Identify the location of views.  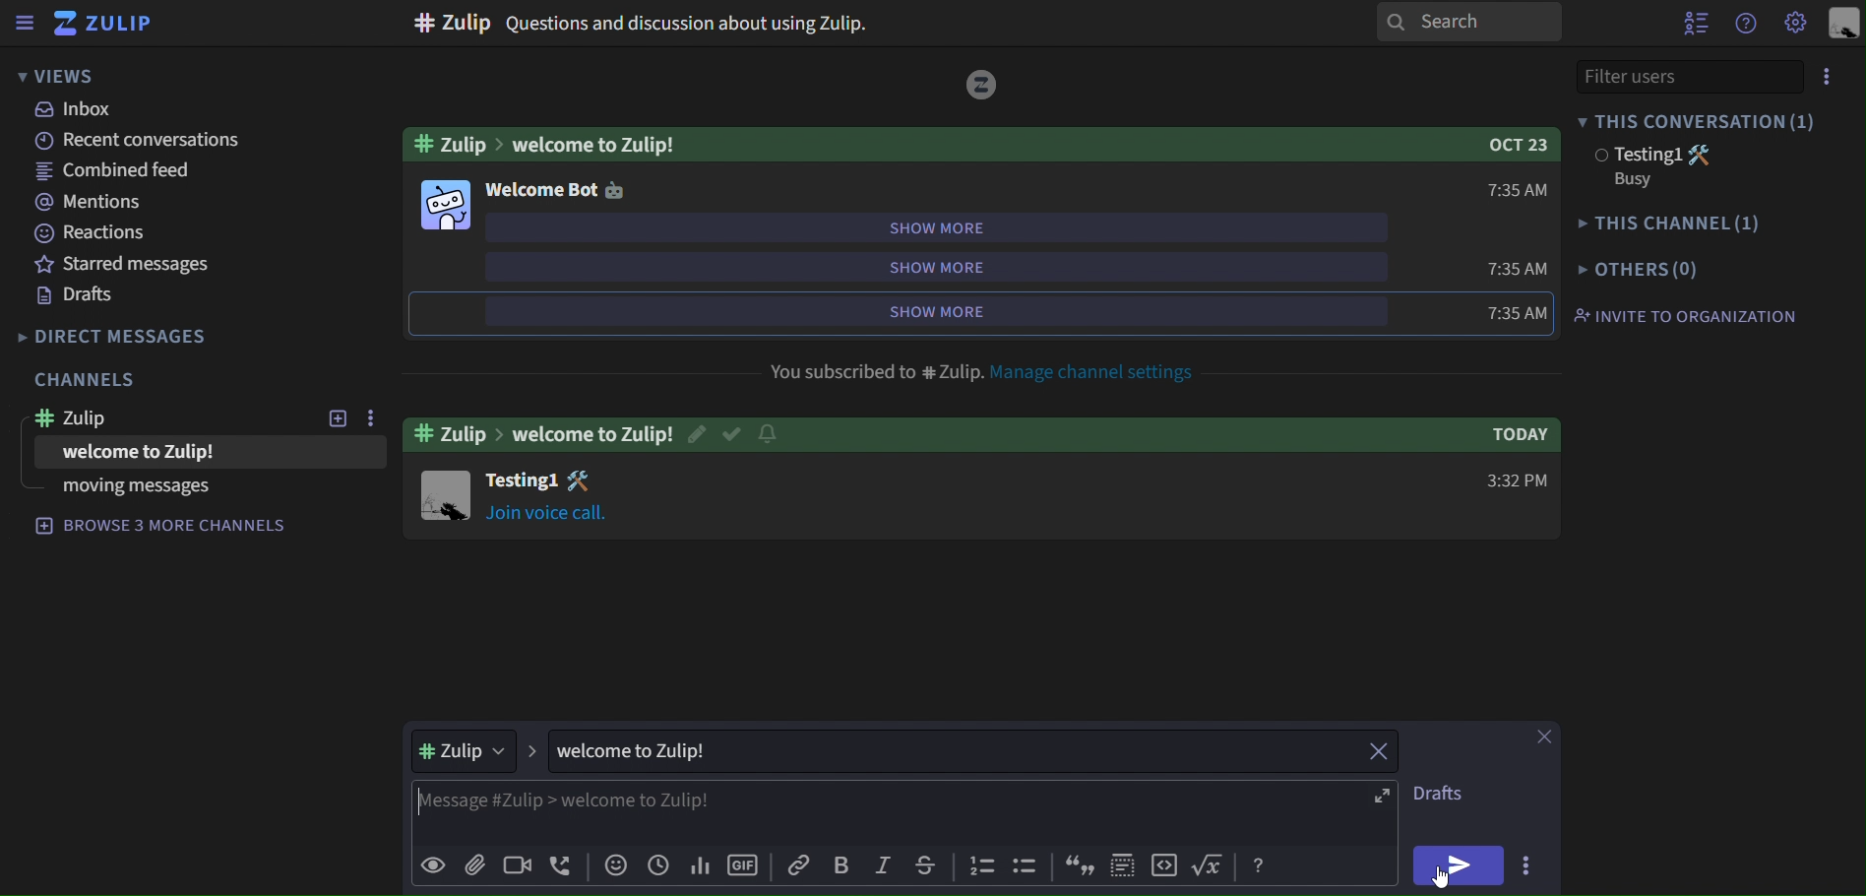
(57, 75).